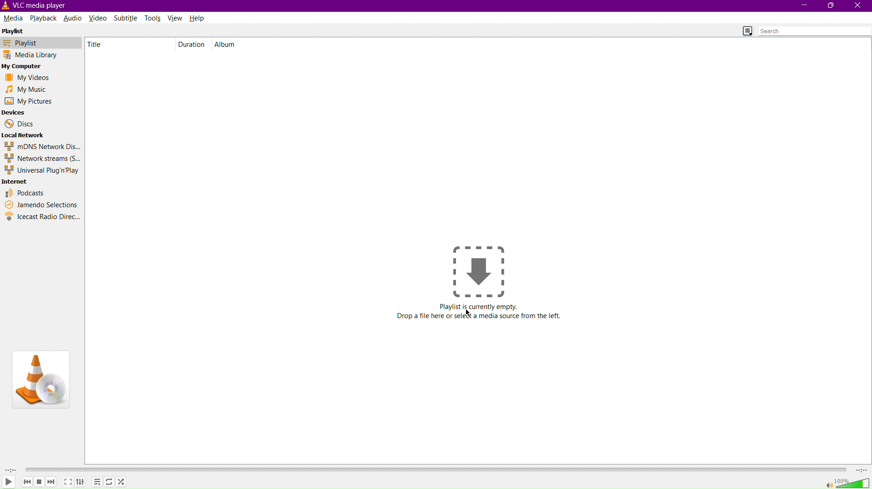  Describe the element at coordinates (860, 6) in the screenshot. I see `Close` at that location.